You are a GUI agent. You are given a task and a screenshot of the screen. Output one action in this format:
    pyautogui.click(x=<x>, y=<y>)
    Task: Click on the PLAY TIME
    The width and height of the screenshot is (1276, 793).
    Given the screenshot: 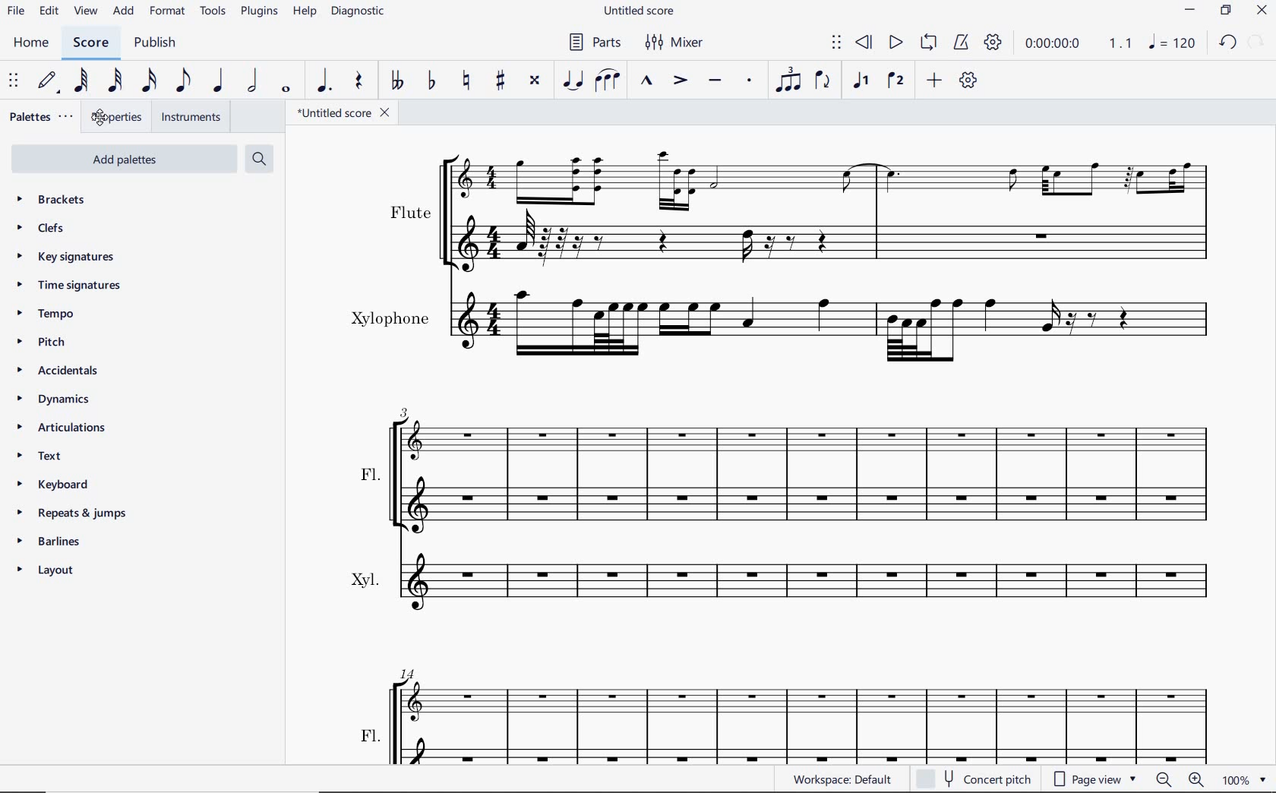 What is the action you would take?
    pyautogui.click(x=1038, y=45)
    